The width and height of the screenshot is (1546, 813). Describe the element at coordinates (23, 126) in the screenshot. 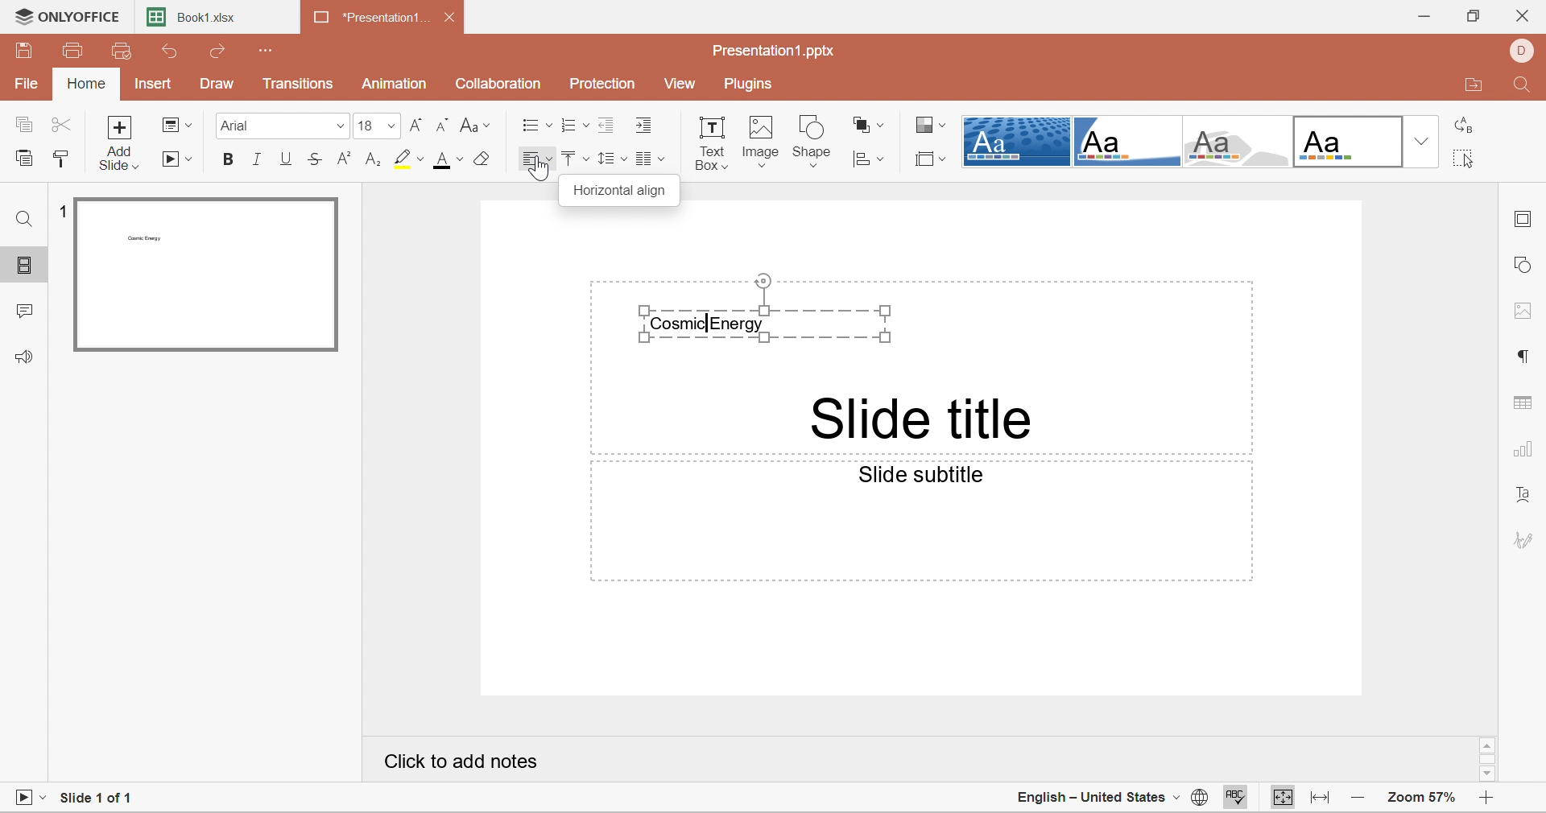

I see `Copy` at that location.